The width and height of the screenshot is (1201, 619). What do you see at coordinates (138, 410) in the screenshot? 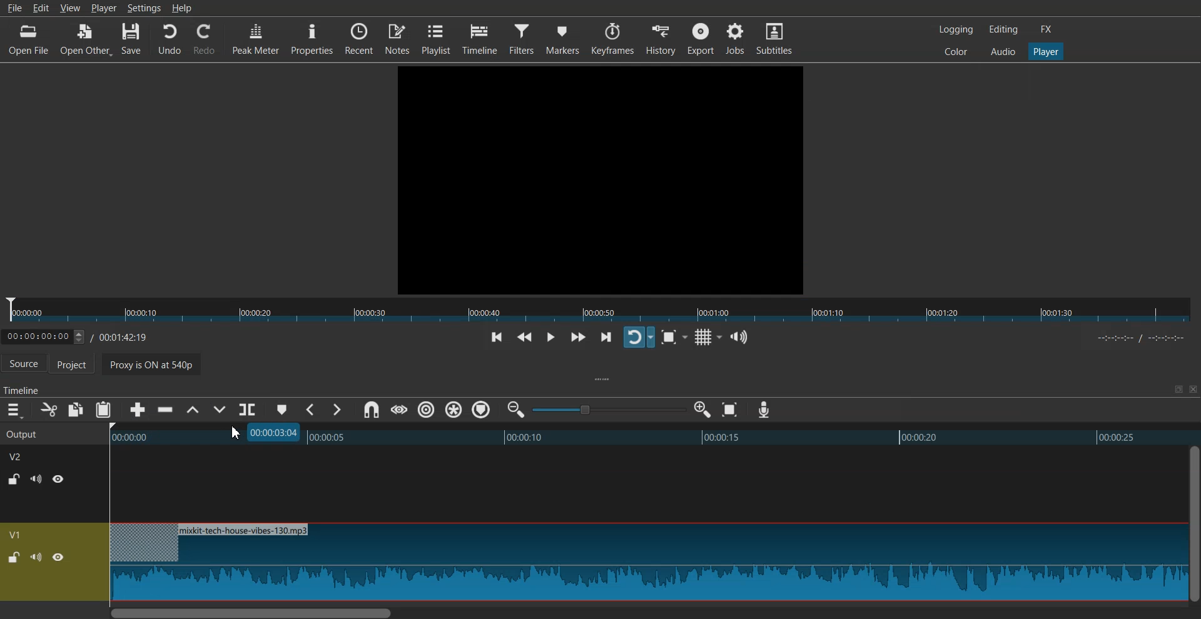
I see `Append ` at bounding box center [138, 410].